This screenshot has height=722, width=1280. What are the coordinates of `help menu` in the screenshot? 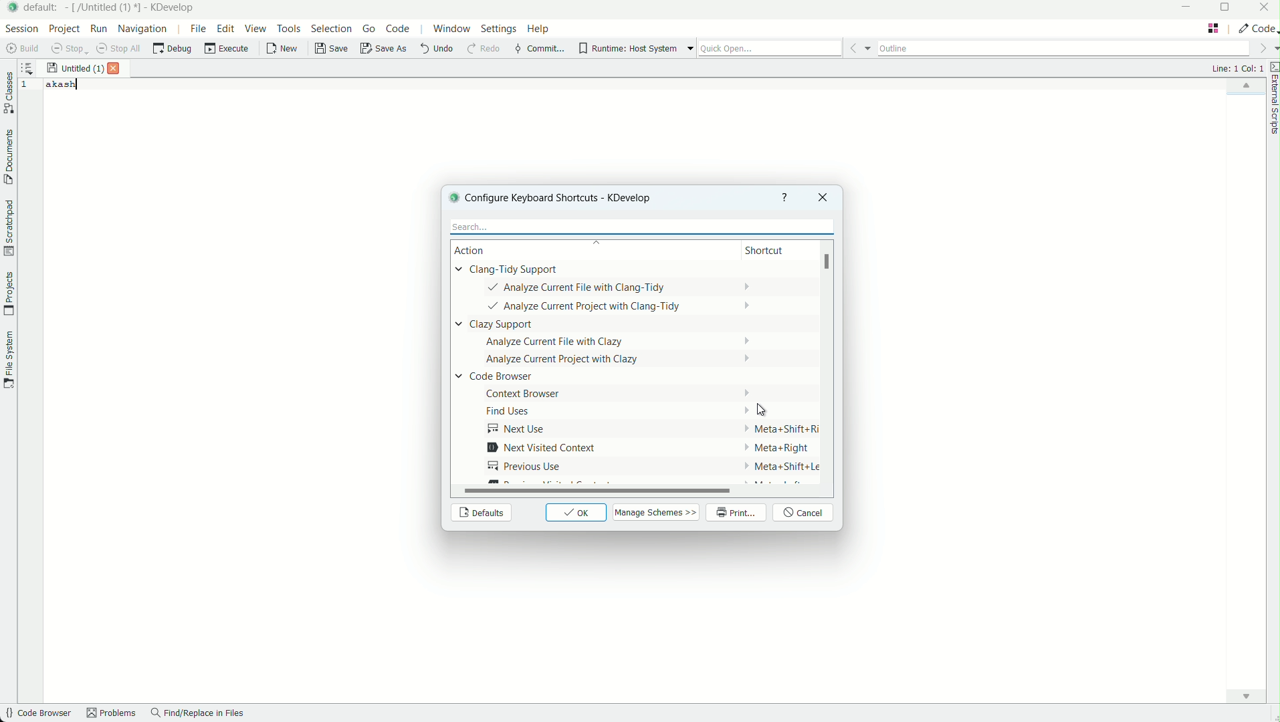 It's located at (540, 30).